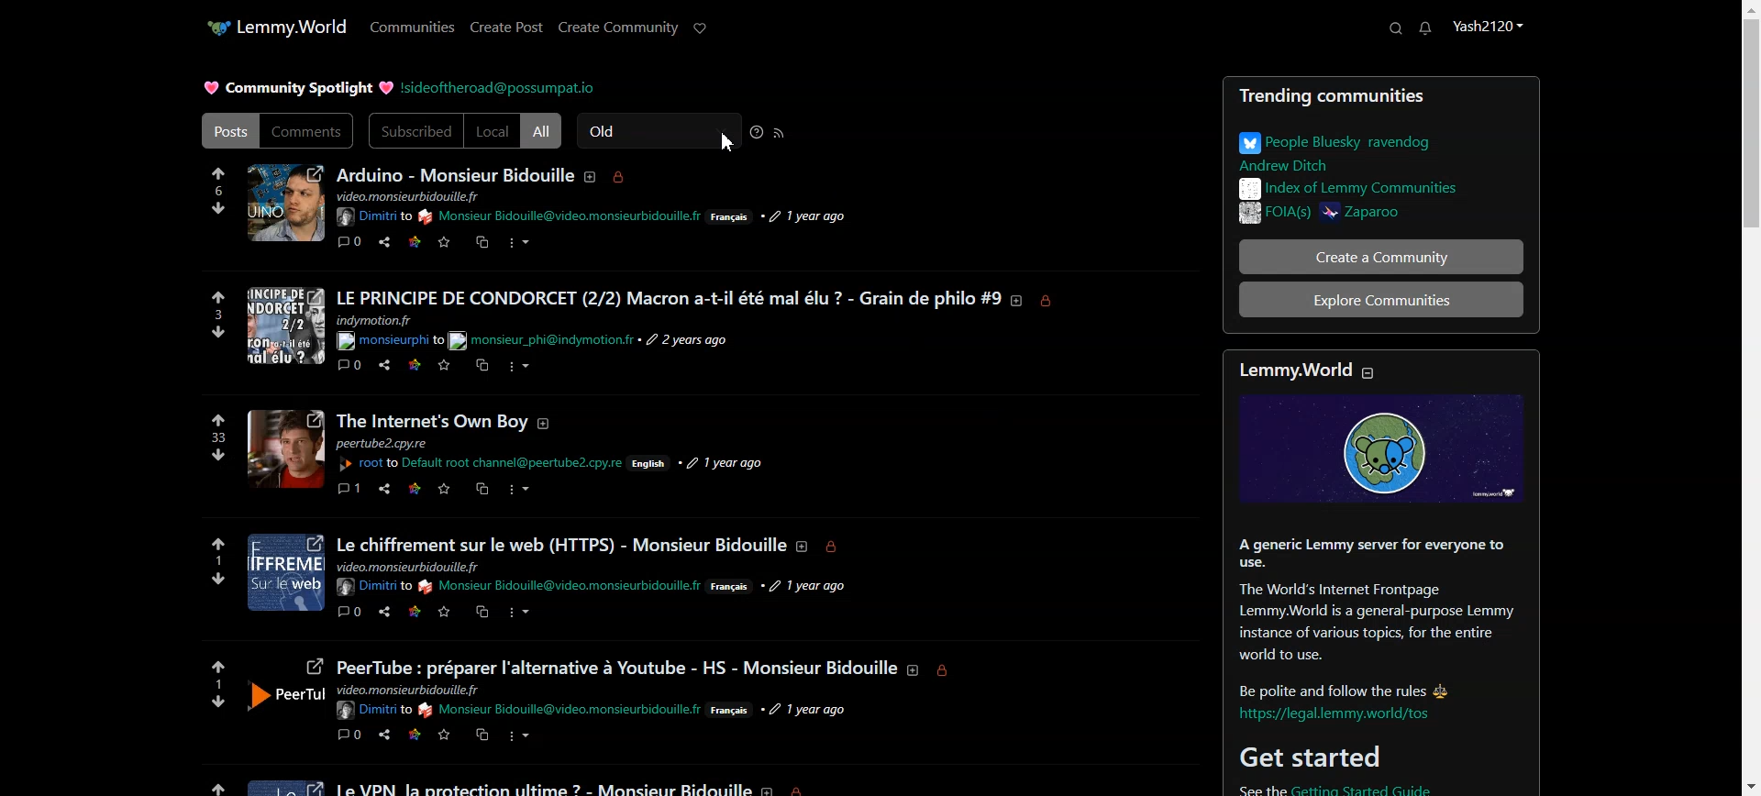 This screenshot has width=1761, height=796. What do you see at coordinates (699, 29) in the screenshot?
I see `Support Lemmy` at bounding box center [699, 29].